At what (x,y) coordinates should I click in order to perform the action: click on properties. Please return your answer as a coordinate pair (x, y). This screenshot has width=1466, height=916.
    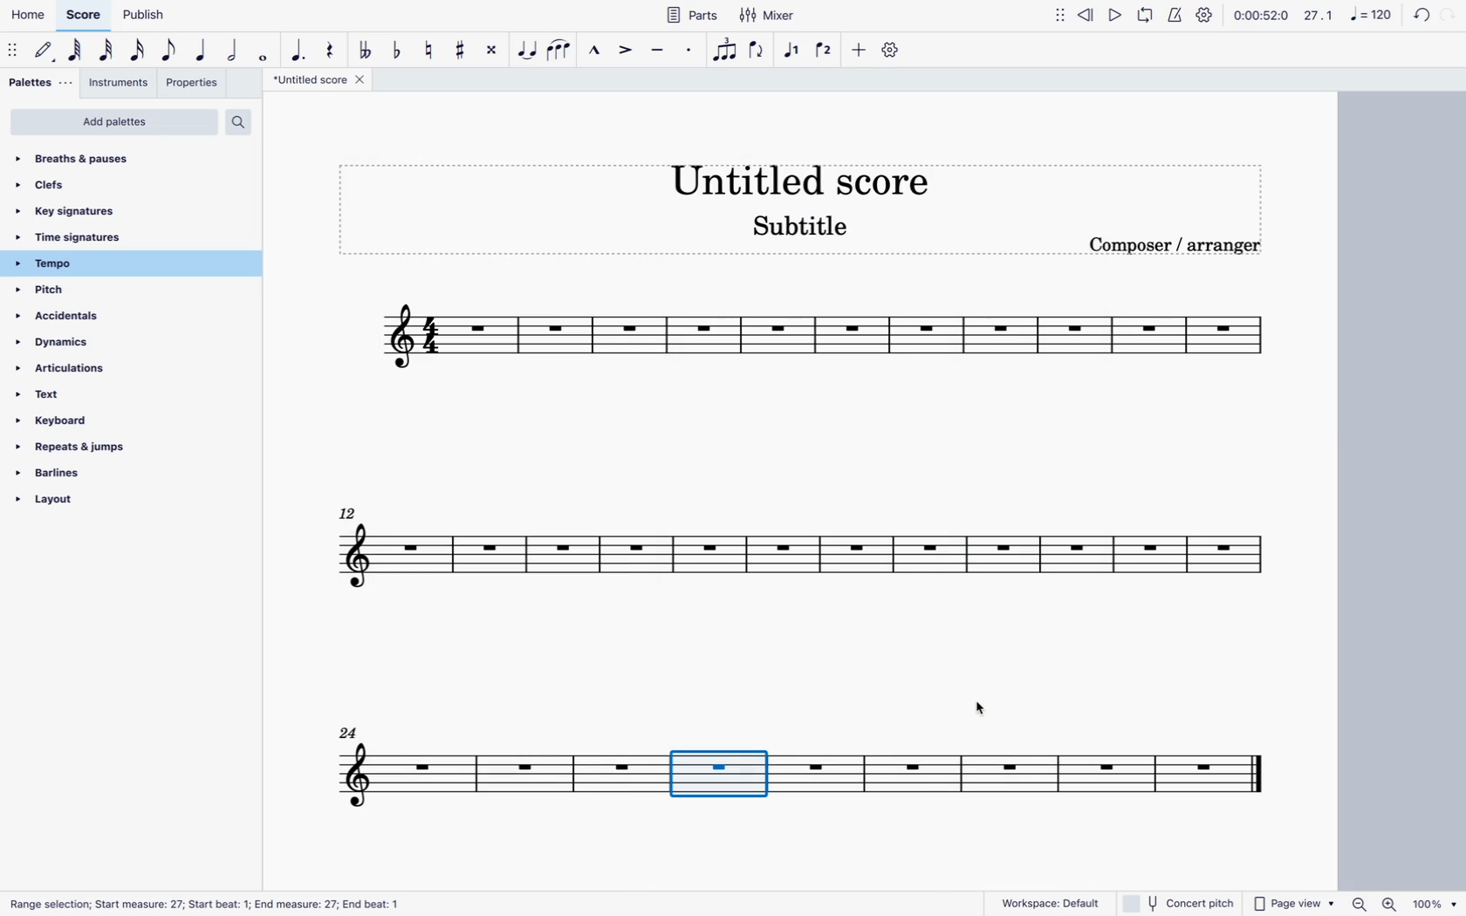
    Looking at the image, I should click on (197, 85).